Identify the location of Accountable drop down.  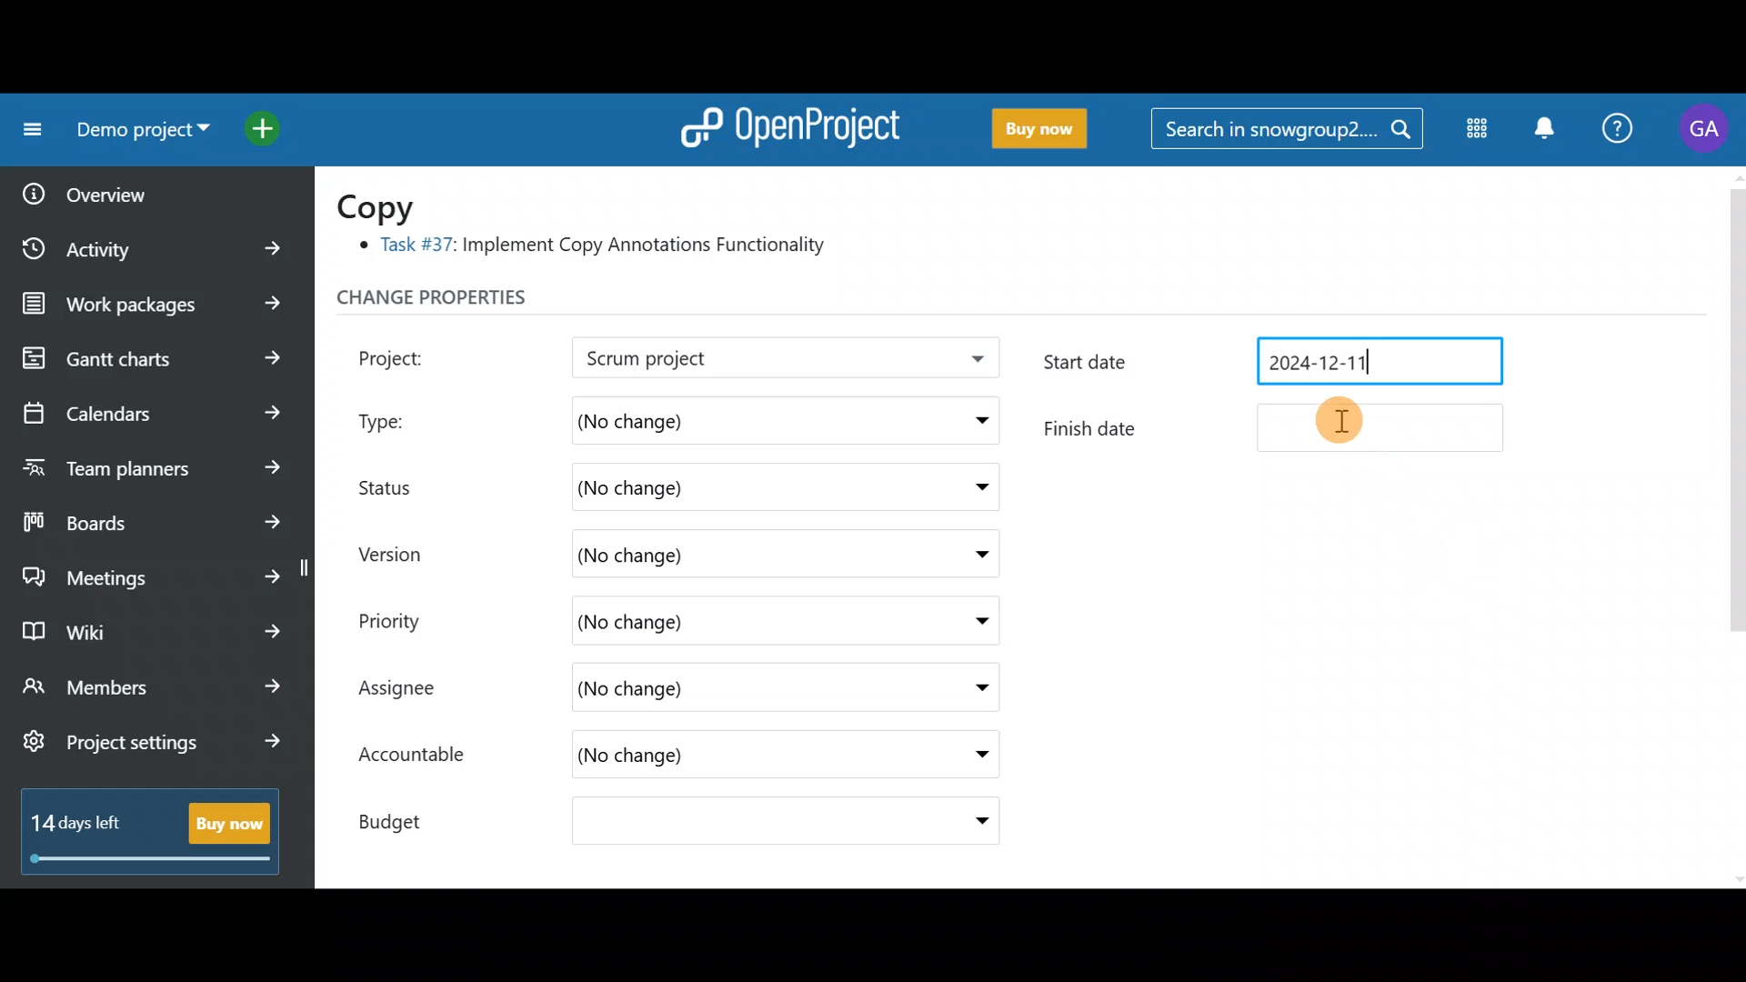
(972, 756).